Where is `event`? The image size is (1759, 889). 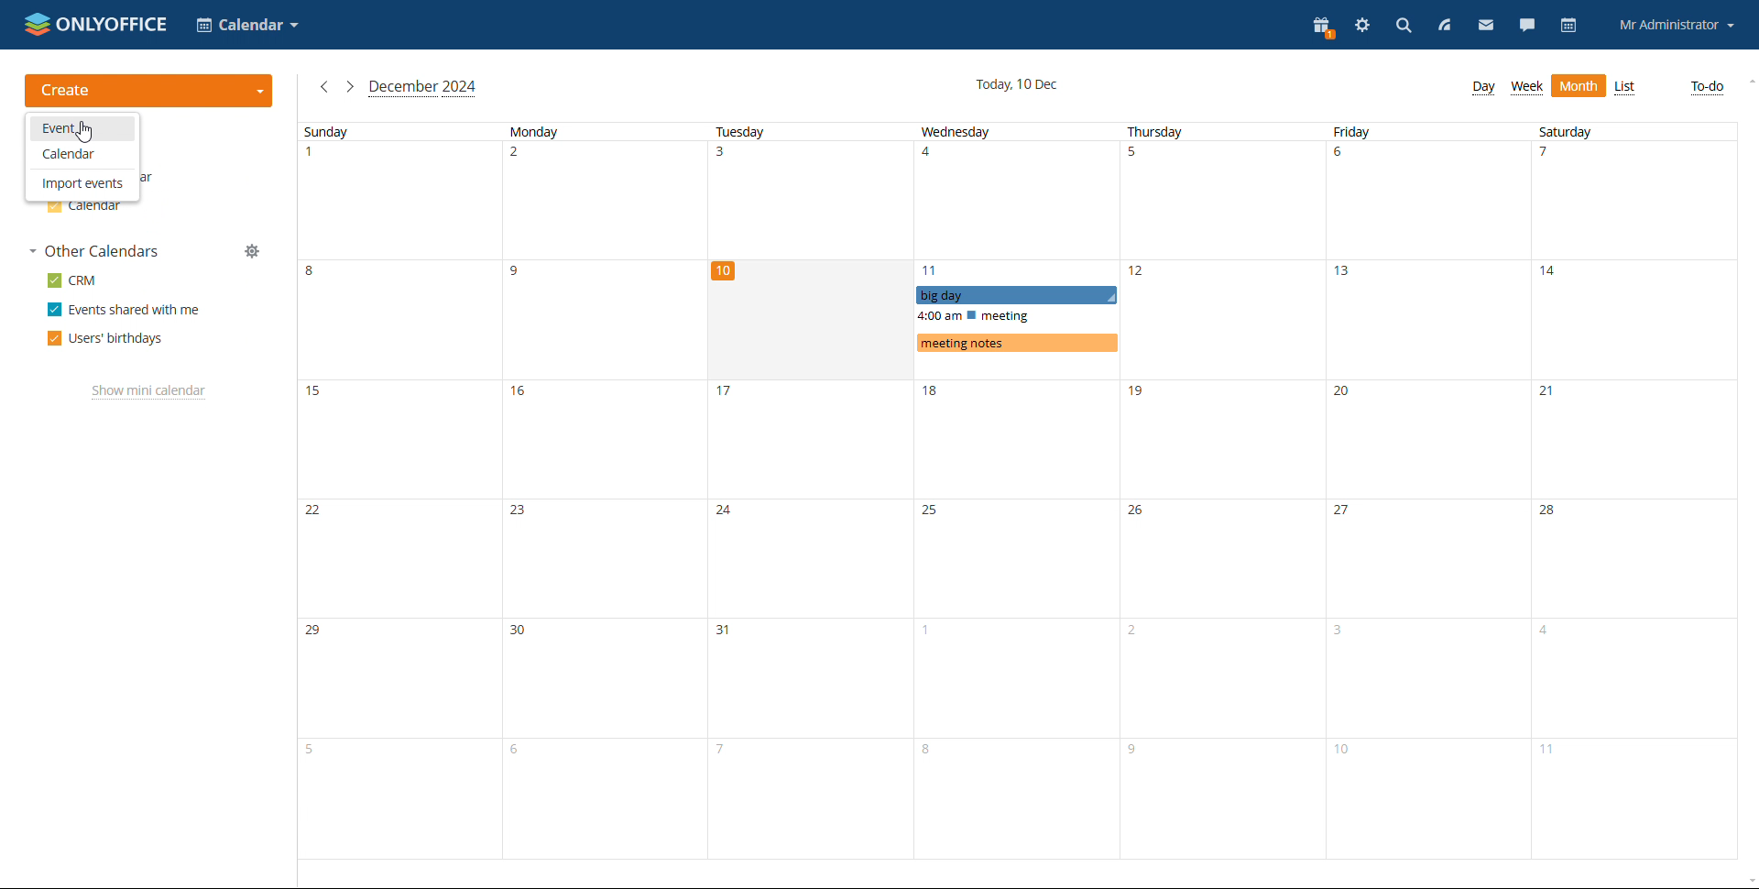 event is located at coordinates (84, 128).